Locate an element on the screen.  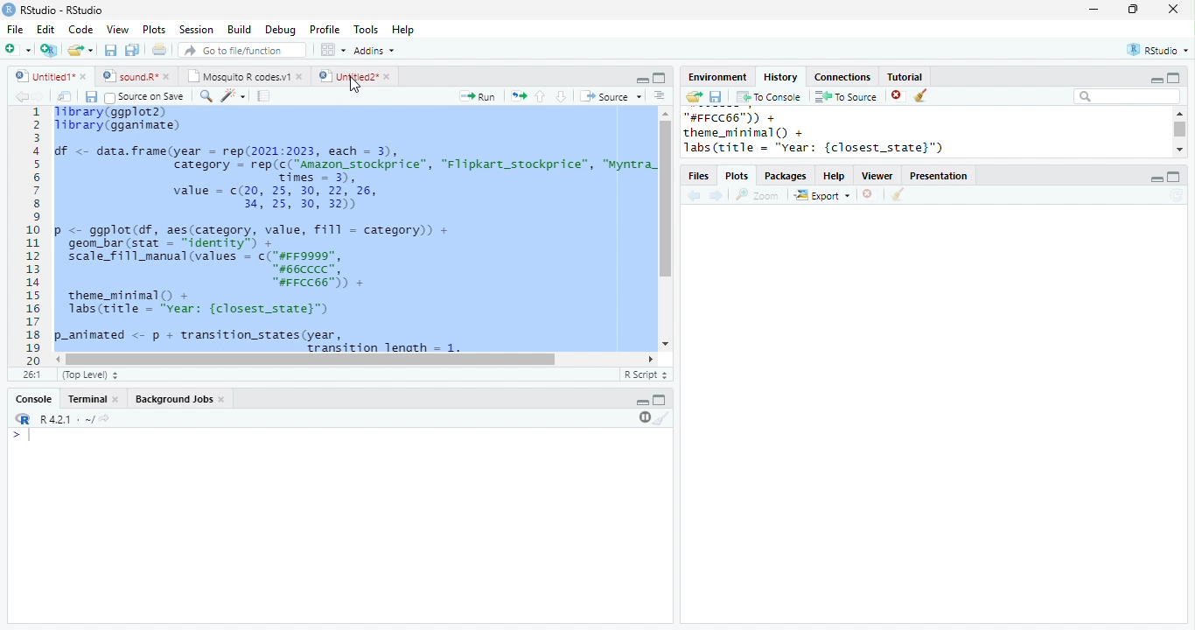
compile report is located at coordinates (264, 97).